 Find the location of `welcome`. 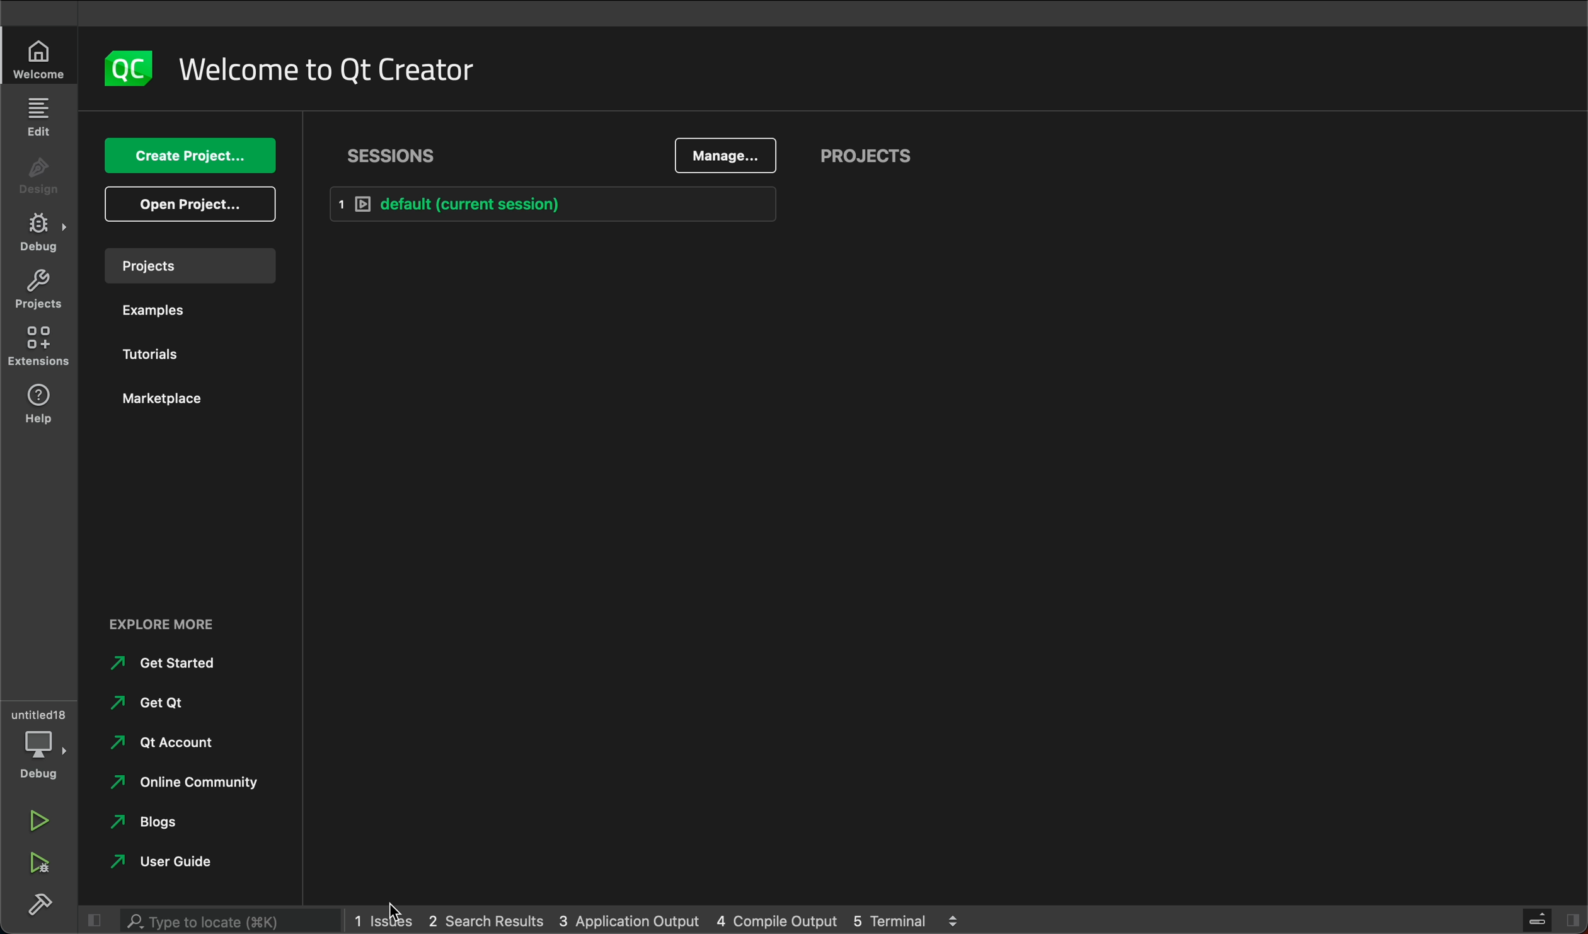

welcome is located at coordinates (43, 59).